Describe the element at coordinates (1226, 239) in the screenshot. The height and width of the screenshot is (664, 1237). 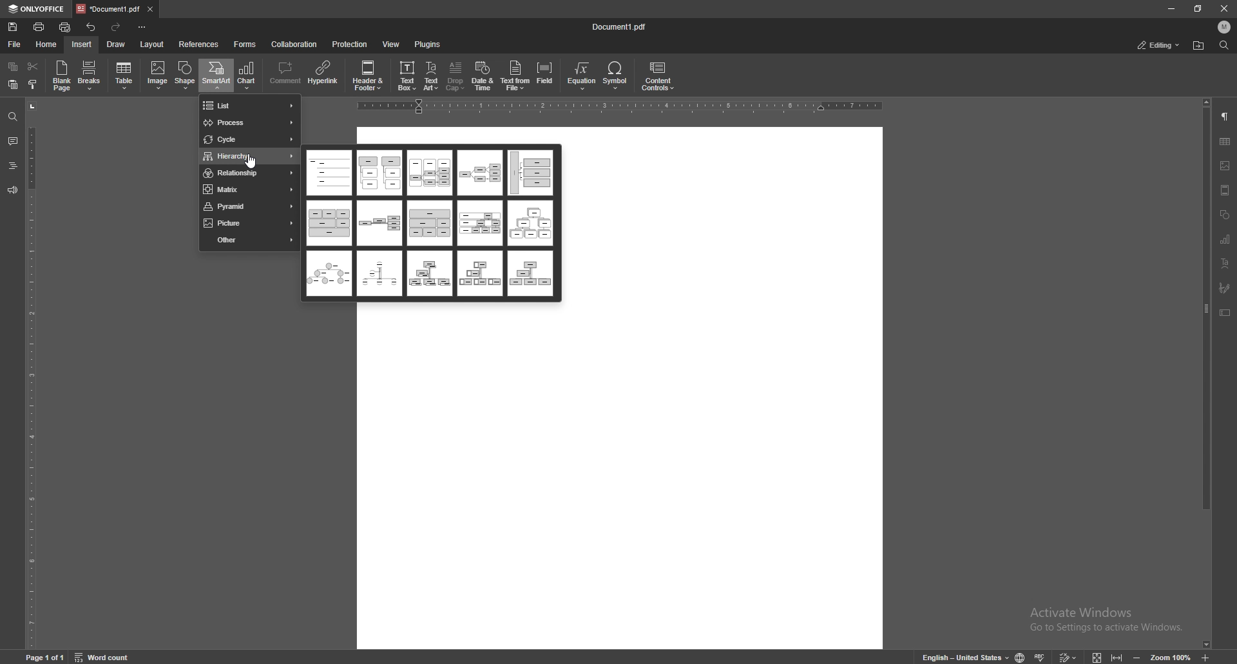
I see `chart` at that location.